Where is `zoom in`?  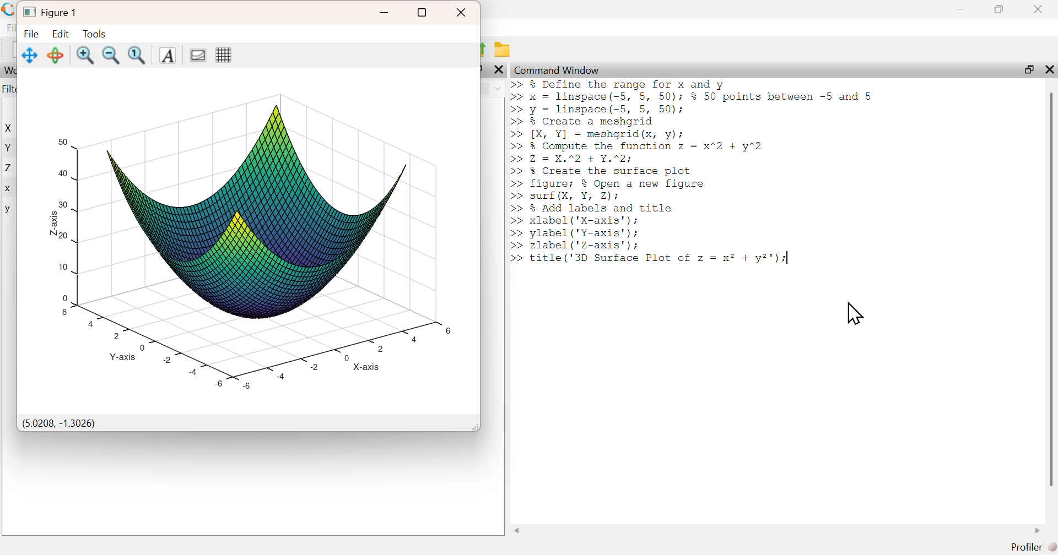 zoom in is located at coordinates (85, 55).